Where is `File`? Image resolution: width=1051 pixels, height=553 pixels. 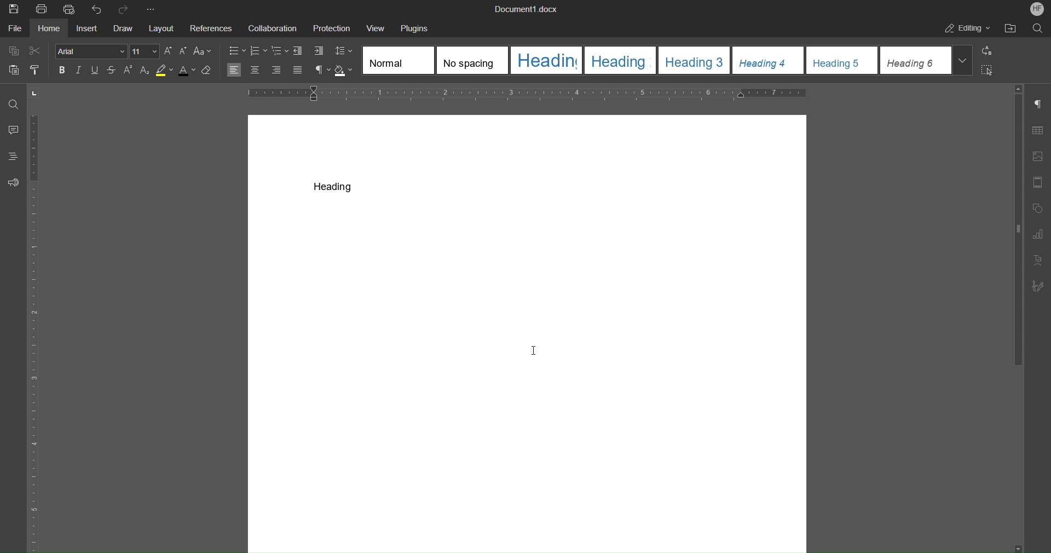
File is located at coordinates (14, 29).